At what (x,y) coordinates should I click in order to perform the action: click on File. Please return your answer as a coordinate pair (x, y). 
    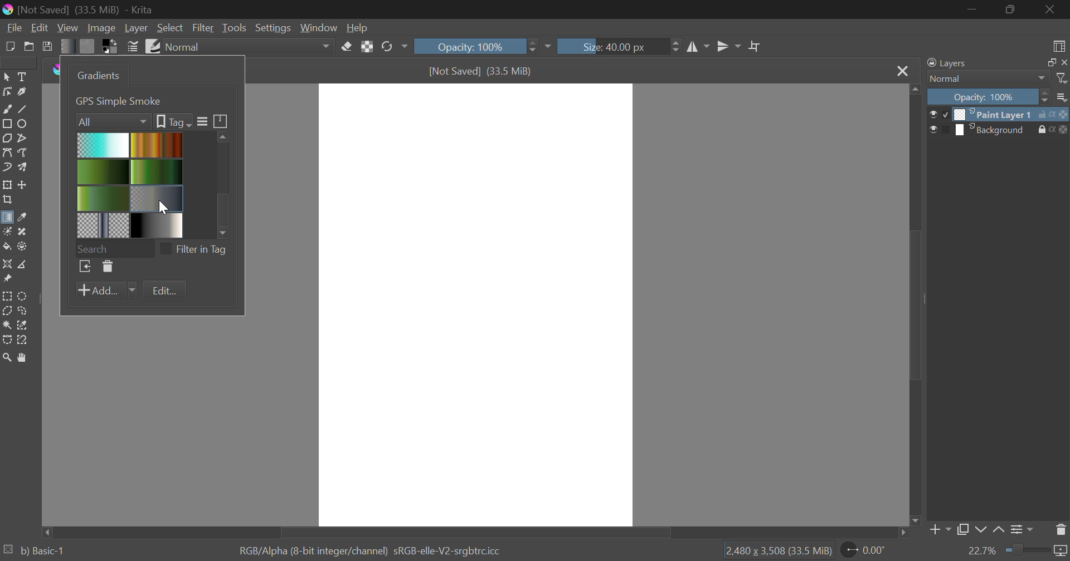
    Looking at the image, I should click on (13, 27).